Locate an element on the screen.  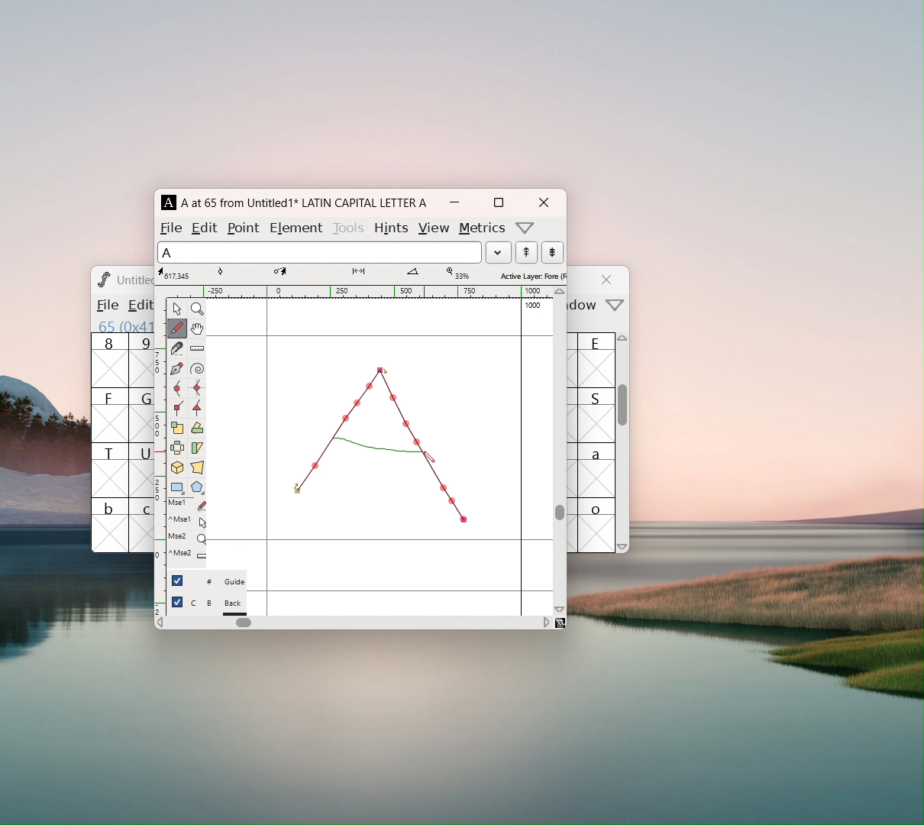
scroll right is located at coordinates (546, 622).